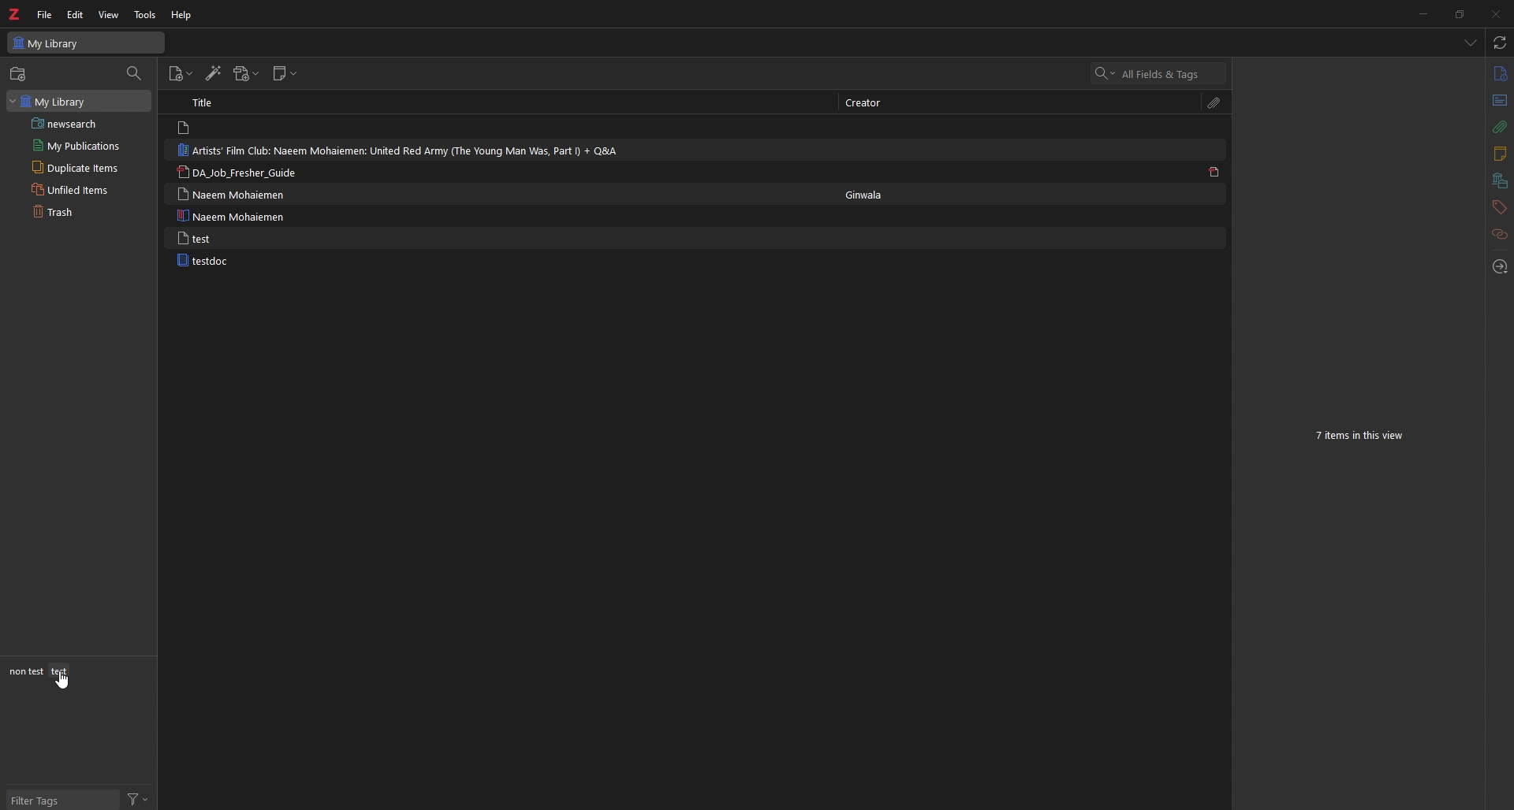 The image size is (1514, 810). What do you see at coordinates (83, 146) in the screenshot?
I see `my publications` at bounding box center [83, 146].